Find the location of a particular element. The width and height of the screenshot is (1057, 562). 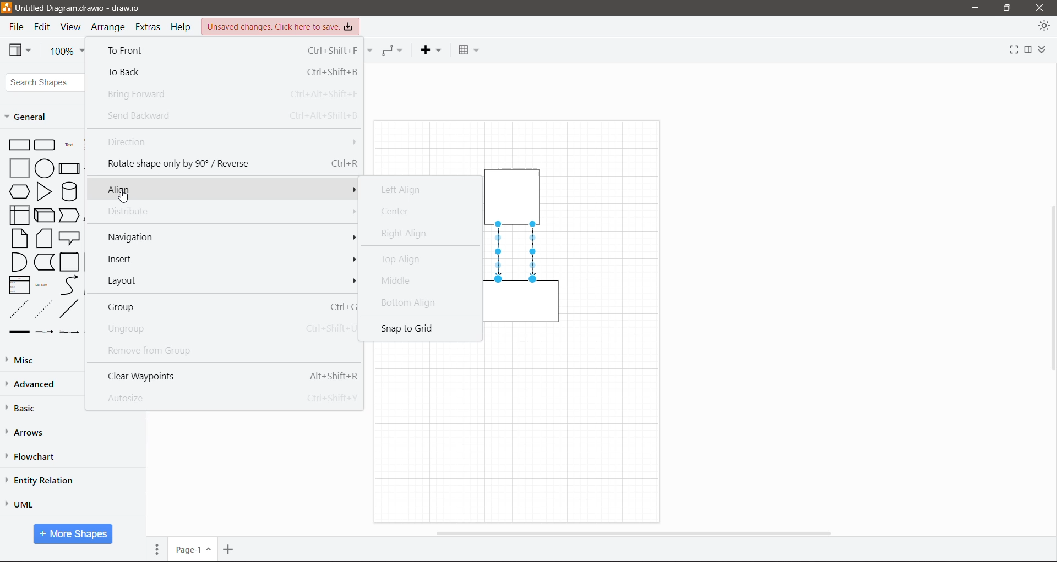

Rectangle is located at coordinates (19, 144).